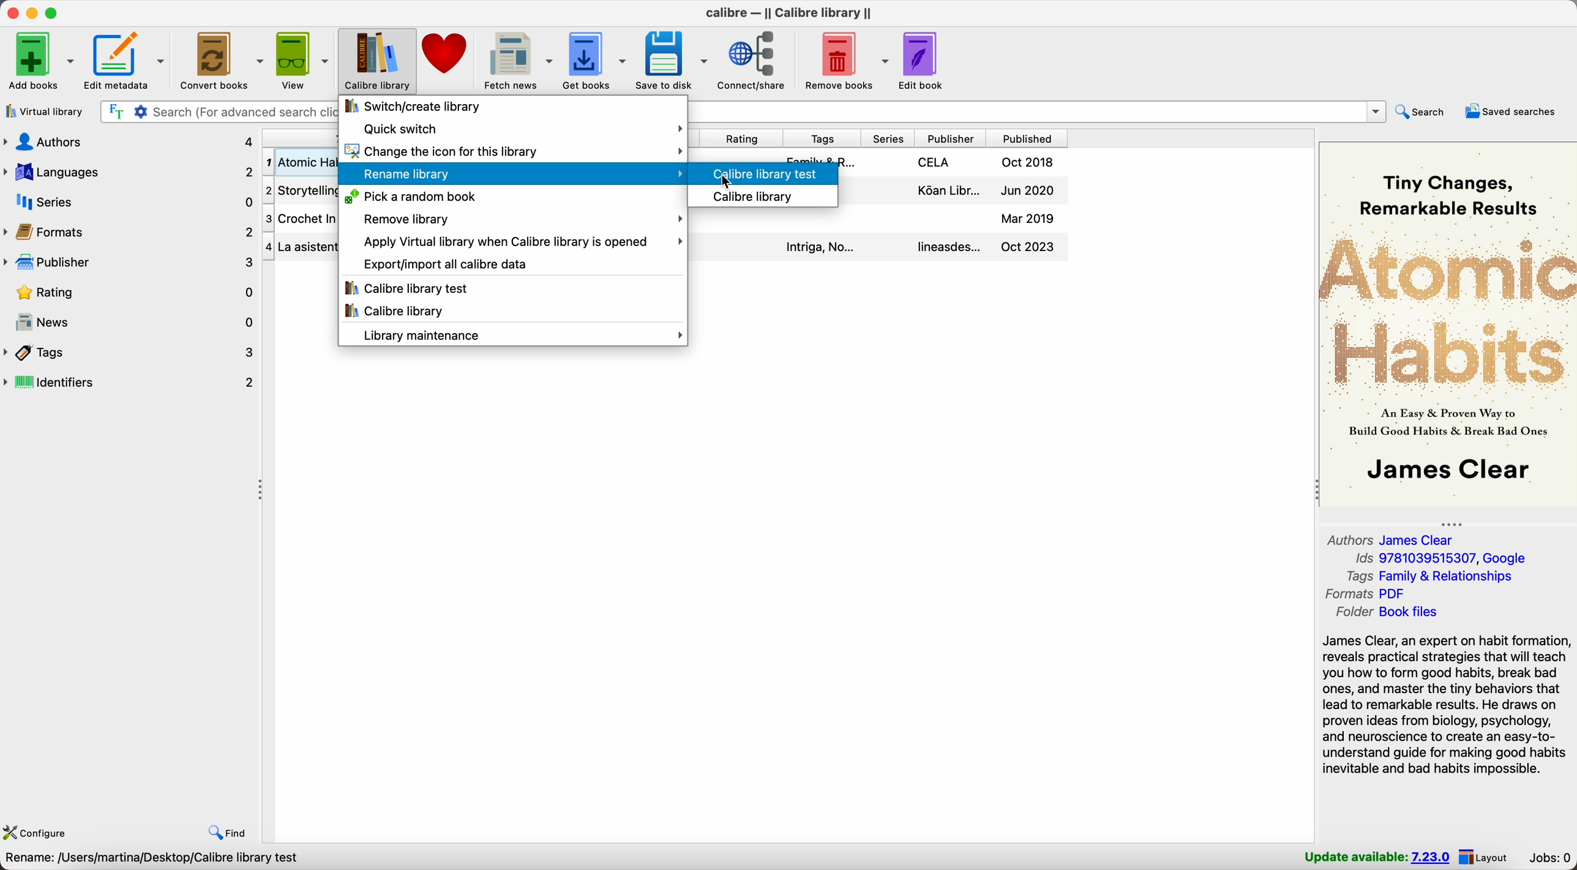 The width and height of the screenshot is (1577, 870). Describe the element at coordinates (11, 13) in the screenshot. I see `close Calibre` at that location.